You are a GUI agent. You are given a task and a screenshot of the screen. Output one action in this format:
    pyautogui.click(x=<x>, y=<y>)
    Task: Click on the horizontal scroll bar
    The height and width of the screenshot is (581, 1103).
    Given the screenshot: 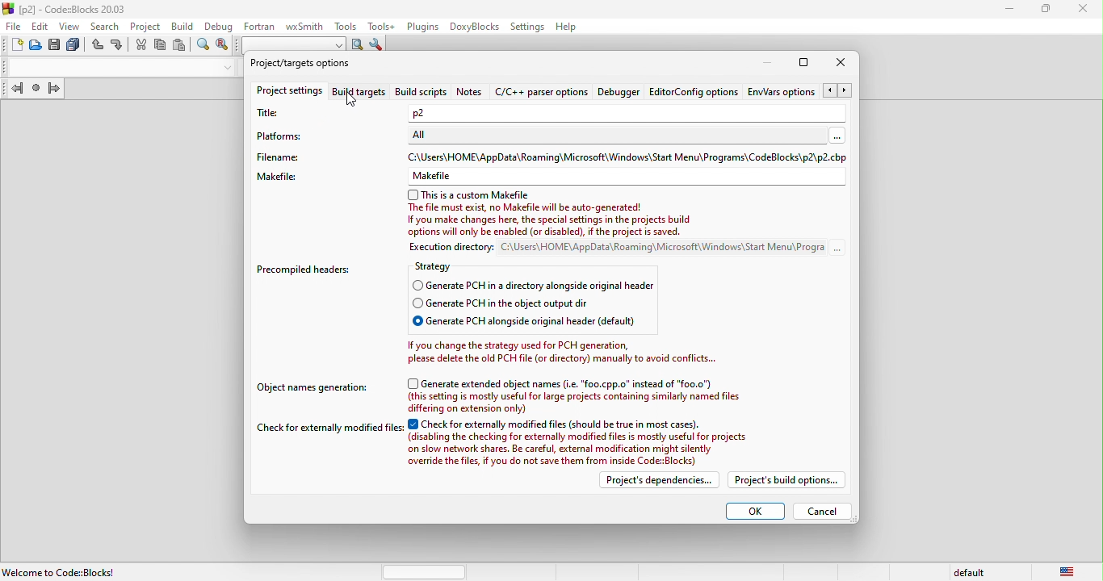 What is the action you would take?
    pyautogui.click(x=425, y=571)
    